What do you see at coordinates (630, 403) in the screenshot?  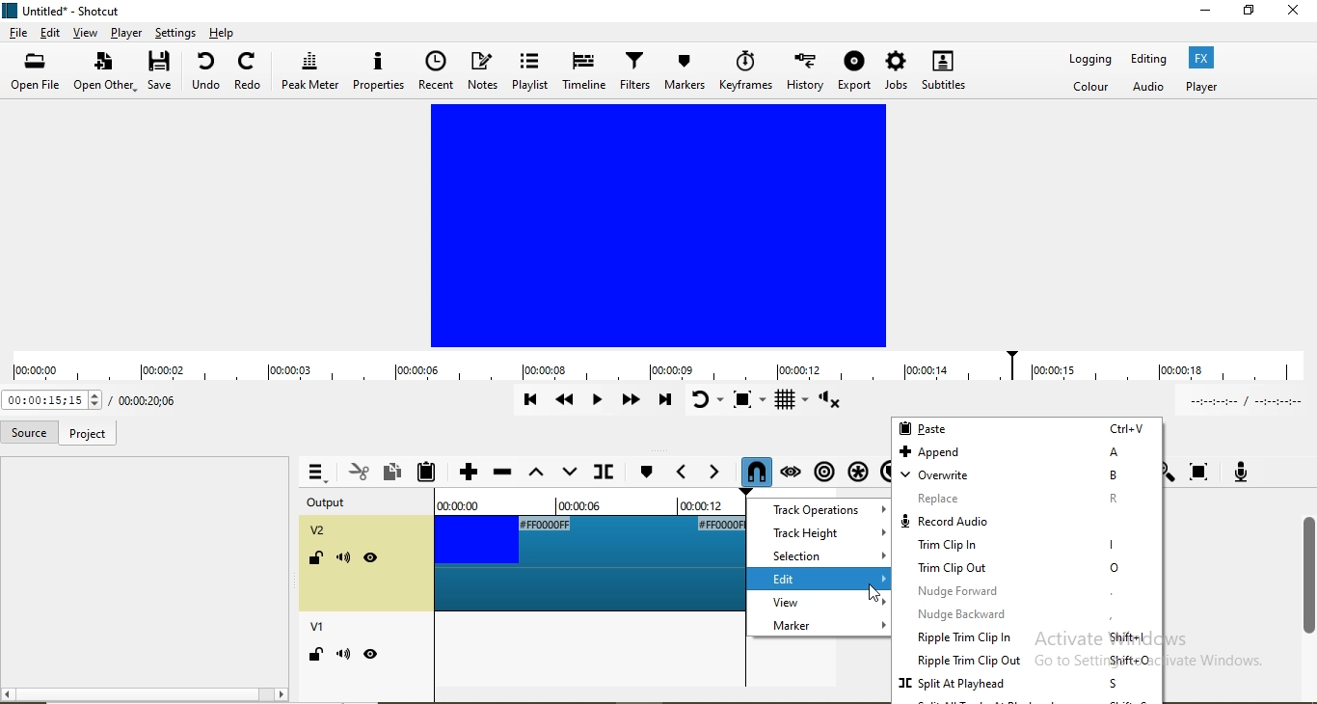 I see `Play quickly forward` at bounding box center [630, 403].